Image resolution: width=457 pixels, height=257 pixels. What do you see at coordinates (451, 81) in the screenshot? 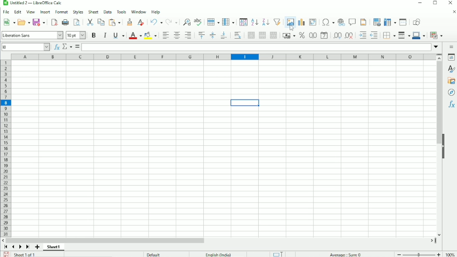
I see `Gallery` at bounding box center [451, 81].